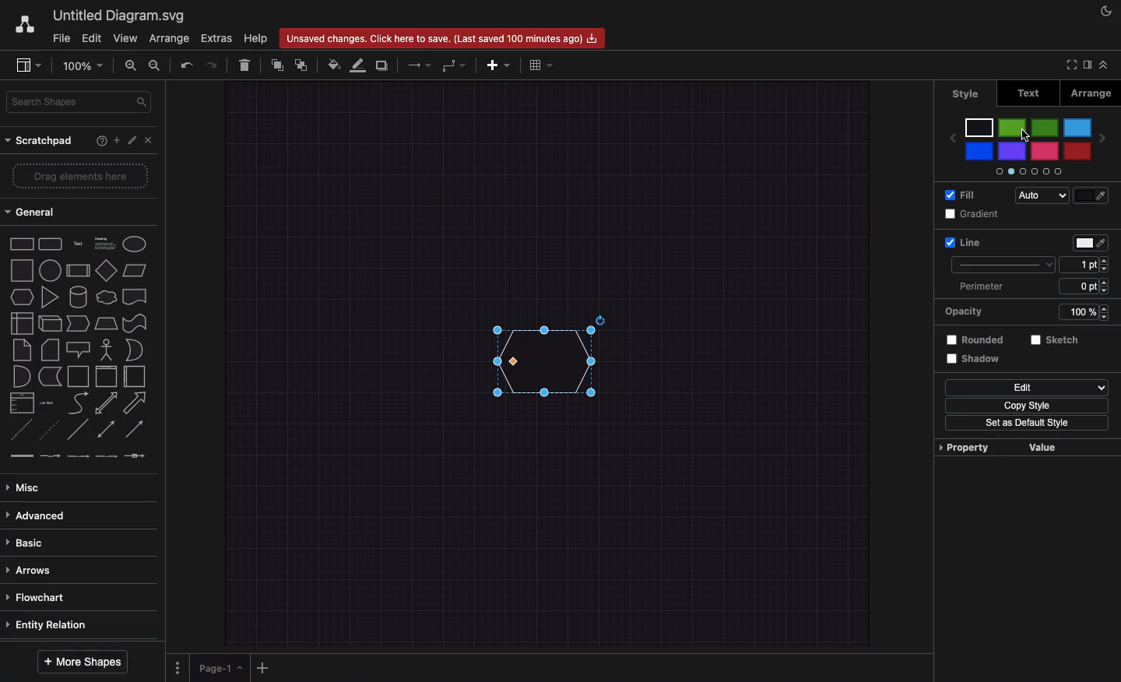 The image size is (1121, 682). What do you see at coordinates (501, 65) in the screenshot?
I see `Add` at bounding box center [501, 65].